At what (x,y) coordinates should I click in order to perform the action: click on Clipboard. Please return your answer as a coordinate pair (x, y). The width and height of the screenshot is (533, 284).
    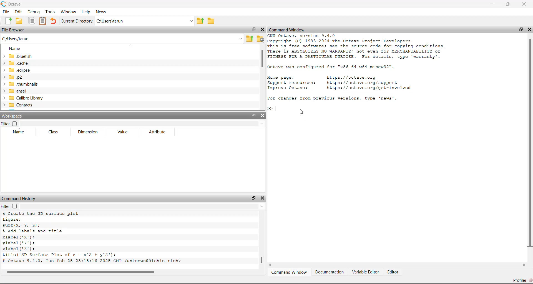
    Looking at the image, I should click on (42, 21).